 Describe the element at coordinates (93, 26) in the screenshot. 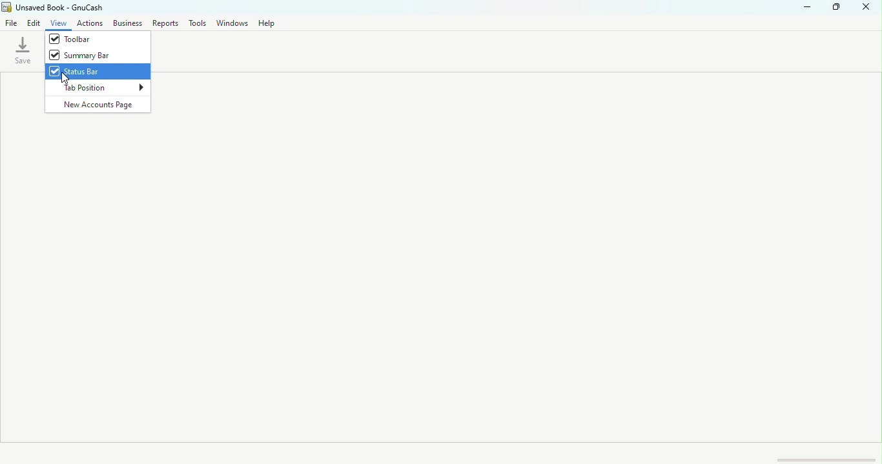

I see `Actions` at that location.